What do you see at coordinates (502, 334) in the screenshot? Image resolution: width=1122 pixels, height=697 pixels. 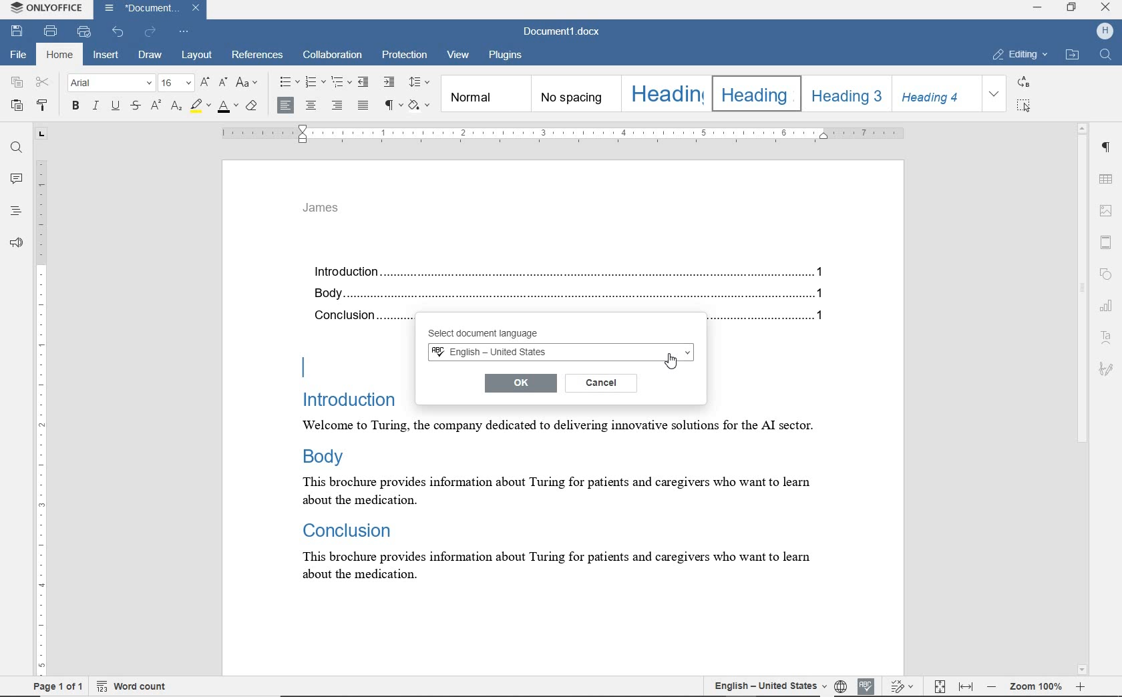 I see `select document language` at bounding box center [502, 334].